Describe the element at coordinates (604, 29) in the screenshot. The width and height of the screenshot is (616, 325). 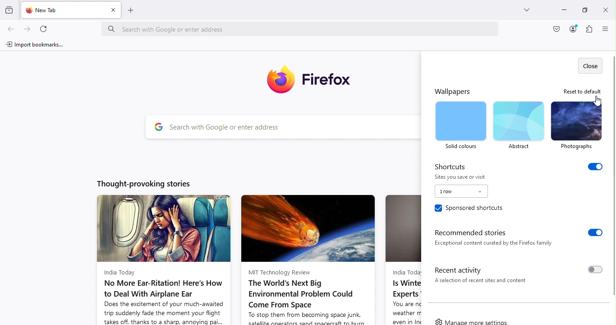
I see `Open application menu` at that location.